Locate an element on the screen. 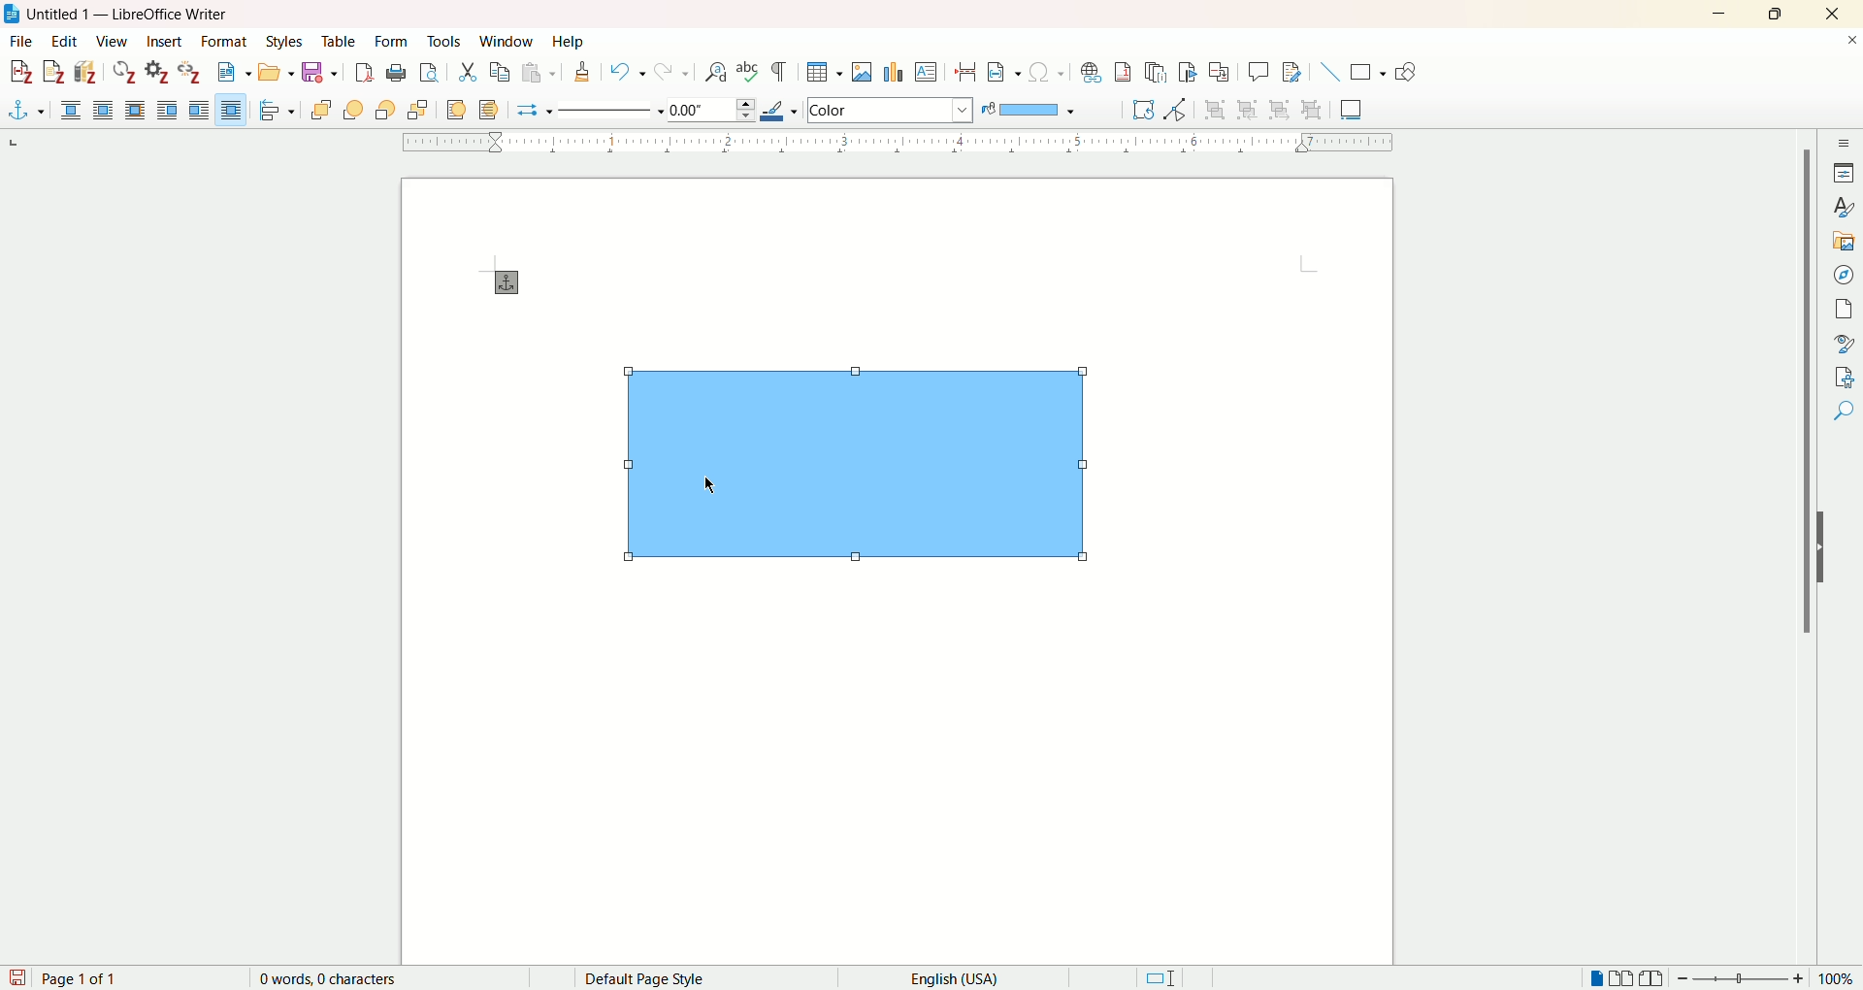 The image size is (1863, 990). line style is located at coordinates (613, 109).